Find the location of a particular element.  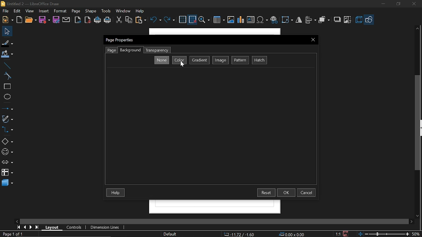

View is located at coordinates (29, 12).